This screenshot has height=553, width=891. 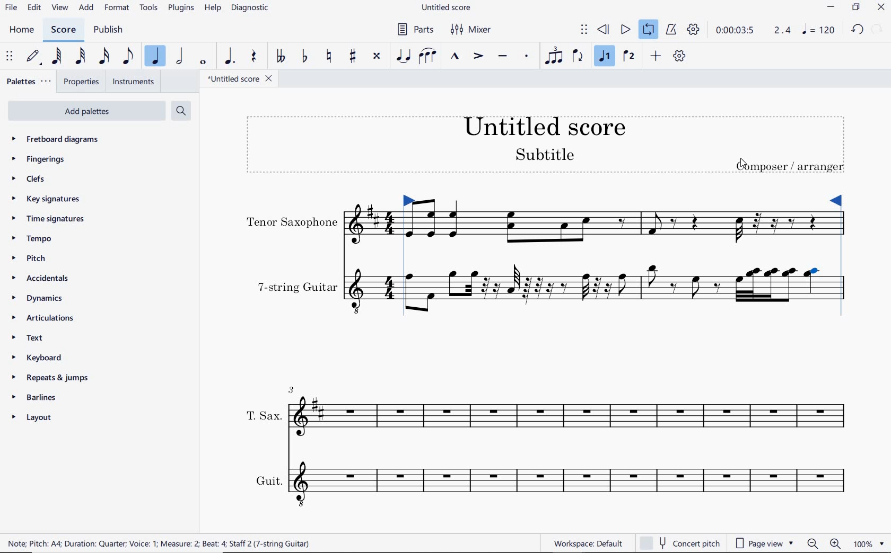 What do you see at coordinates (87, 7) in the screenshot?
I see `ADD` at bounding box center [87, 7].